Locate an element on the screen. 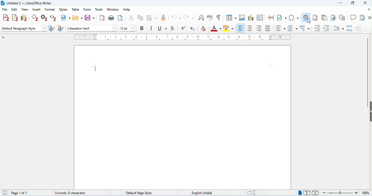 This screenshot has width=372, height=196. insert cross reference is located at coordinates (343, 18).